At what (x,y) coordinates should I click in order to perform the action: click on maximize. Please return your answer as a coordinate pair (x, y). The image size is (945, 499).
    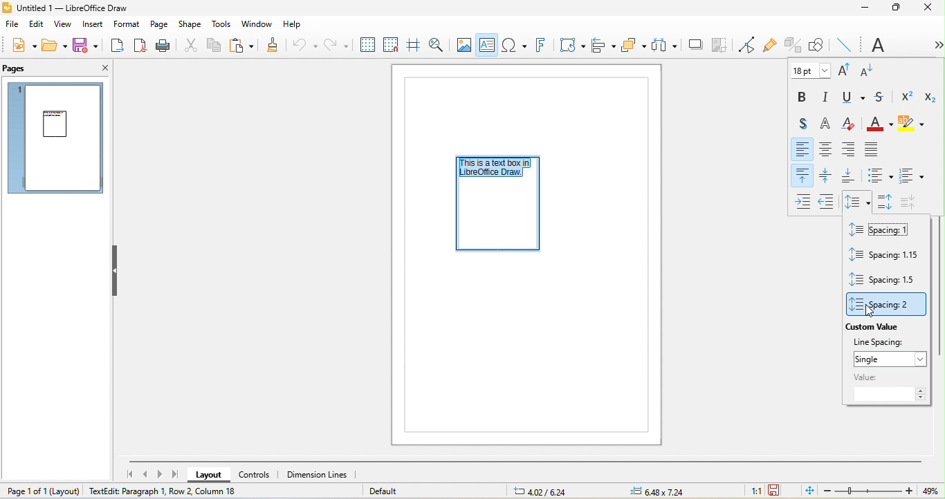
    Looking at the image, I should click on (898, 8).